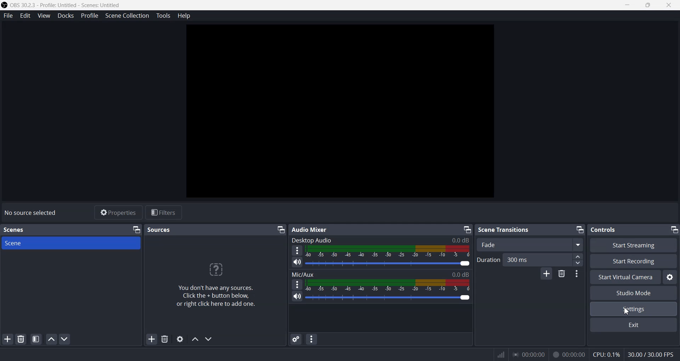 The width and height of the screenshot is (680, 361). Describe the element at coordinates (194, 340) in the screenshot. I see `Move Source Up` at that location.